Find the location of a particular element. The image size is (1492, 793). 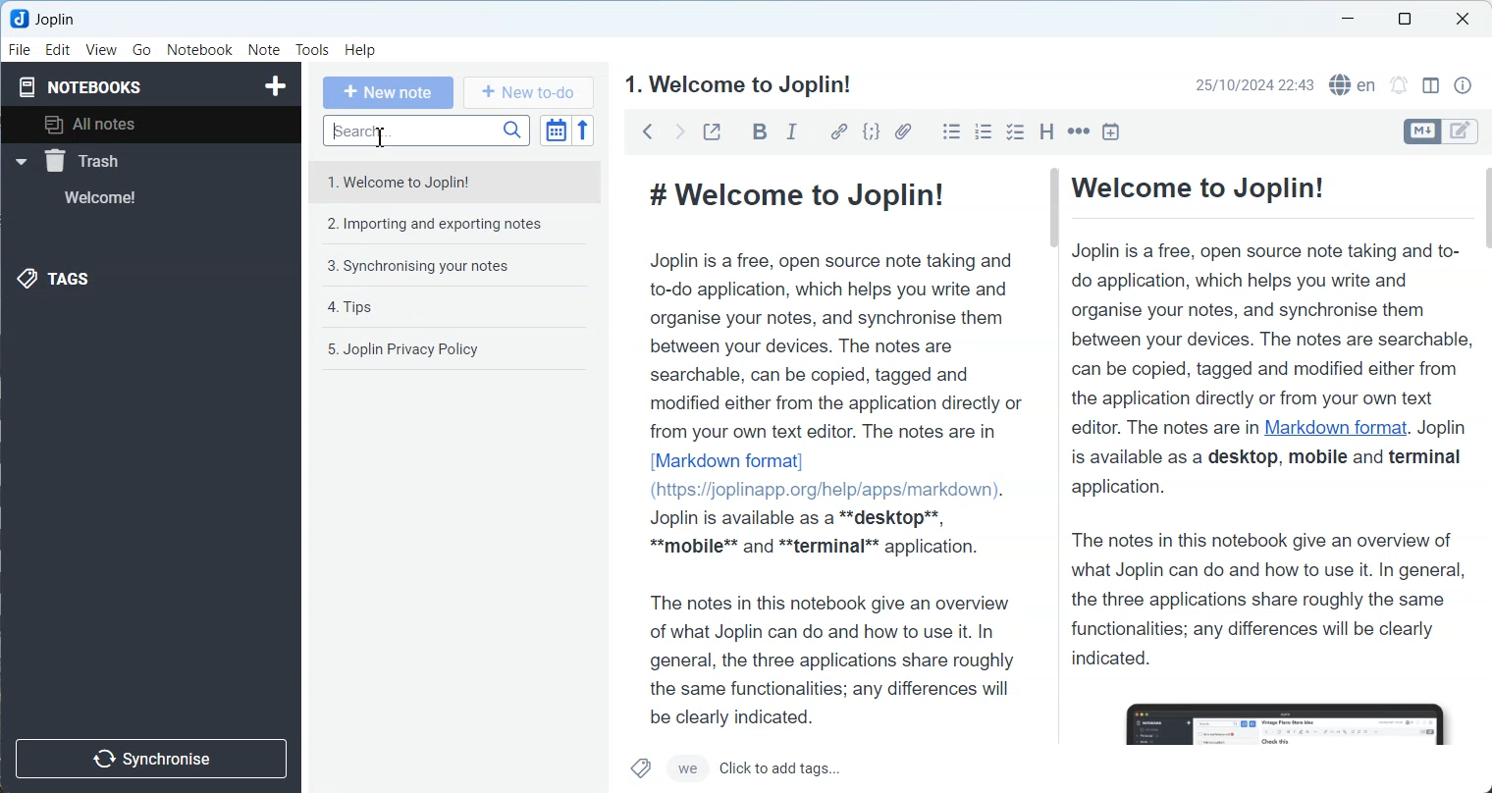

Italic is located at coordinates (794, 132).